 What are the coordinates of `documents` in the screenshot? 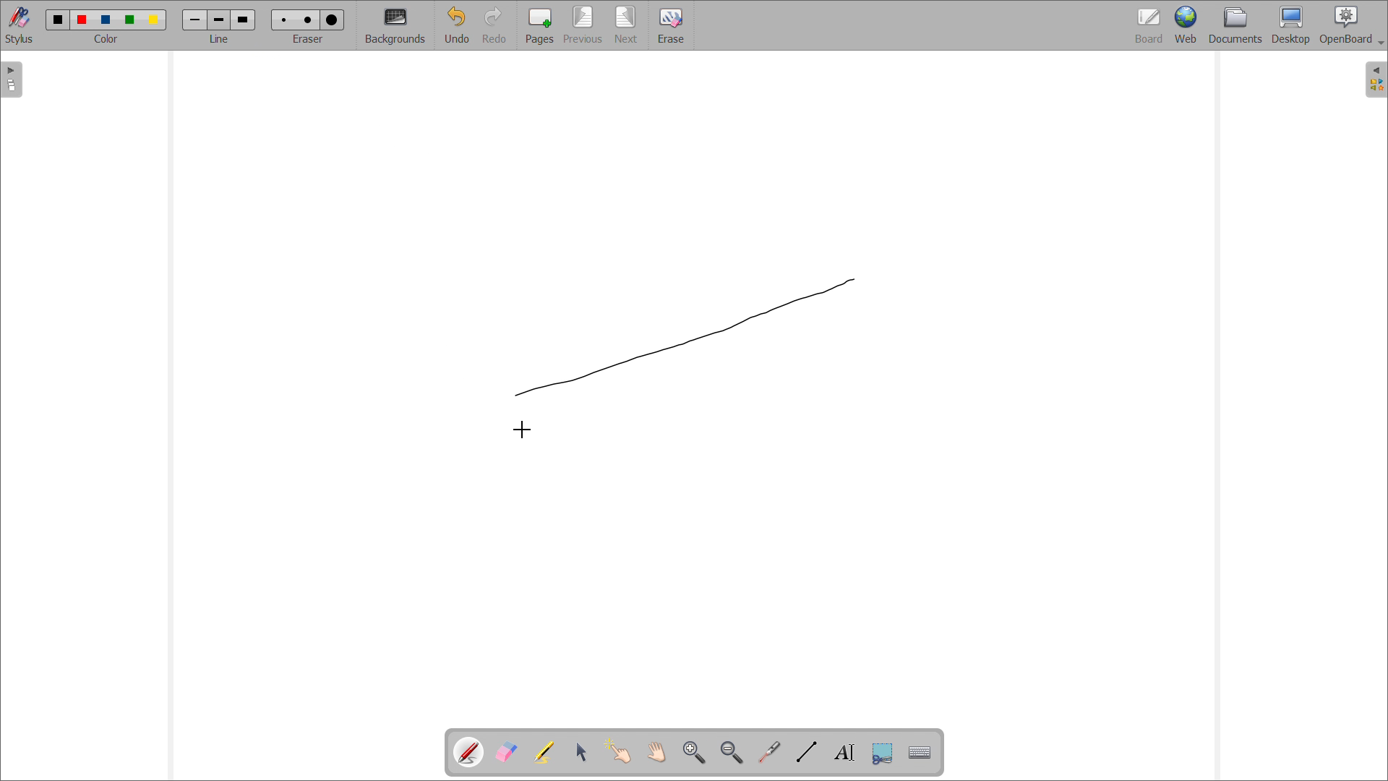 It's located at (1235, 26).